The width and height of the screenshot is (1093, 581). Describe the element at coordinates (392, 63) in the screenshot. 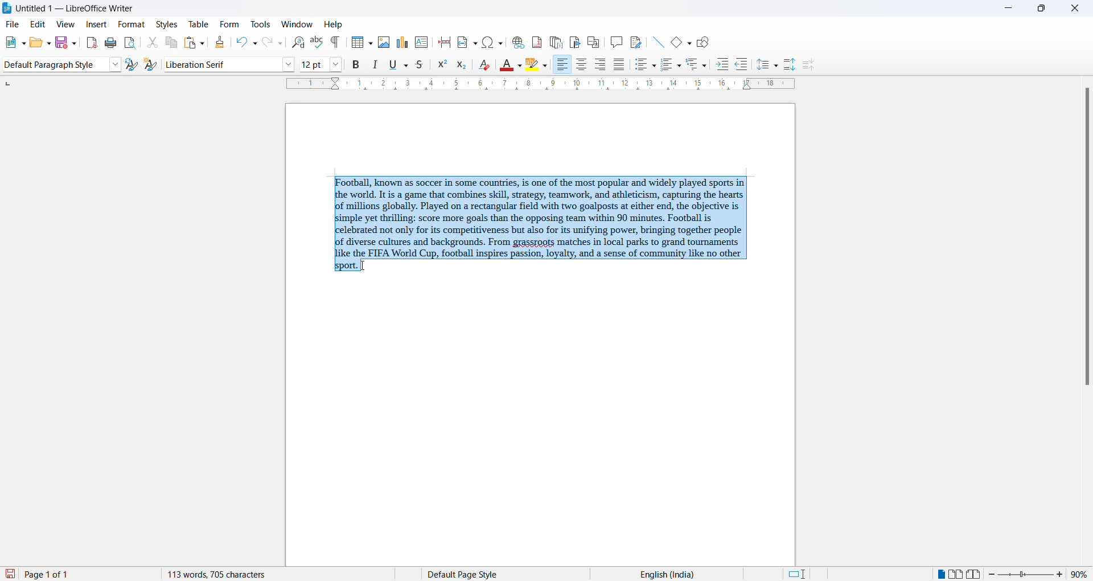

I see `underline` at that location.